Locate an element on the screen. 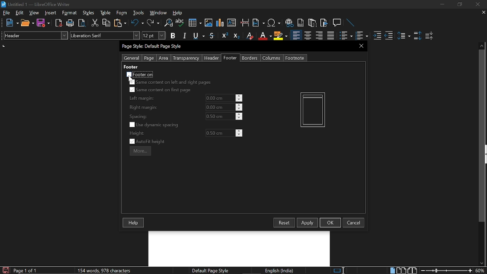  increase right margin is located at coordinates (239, 105).